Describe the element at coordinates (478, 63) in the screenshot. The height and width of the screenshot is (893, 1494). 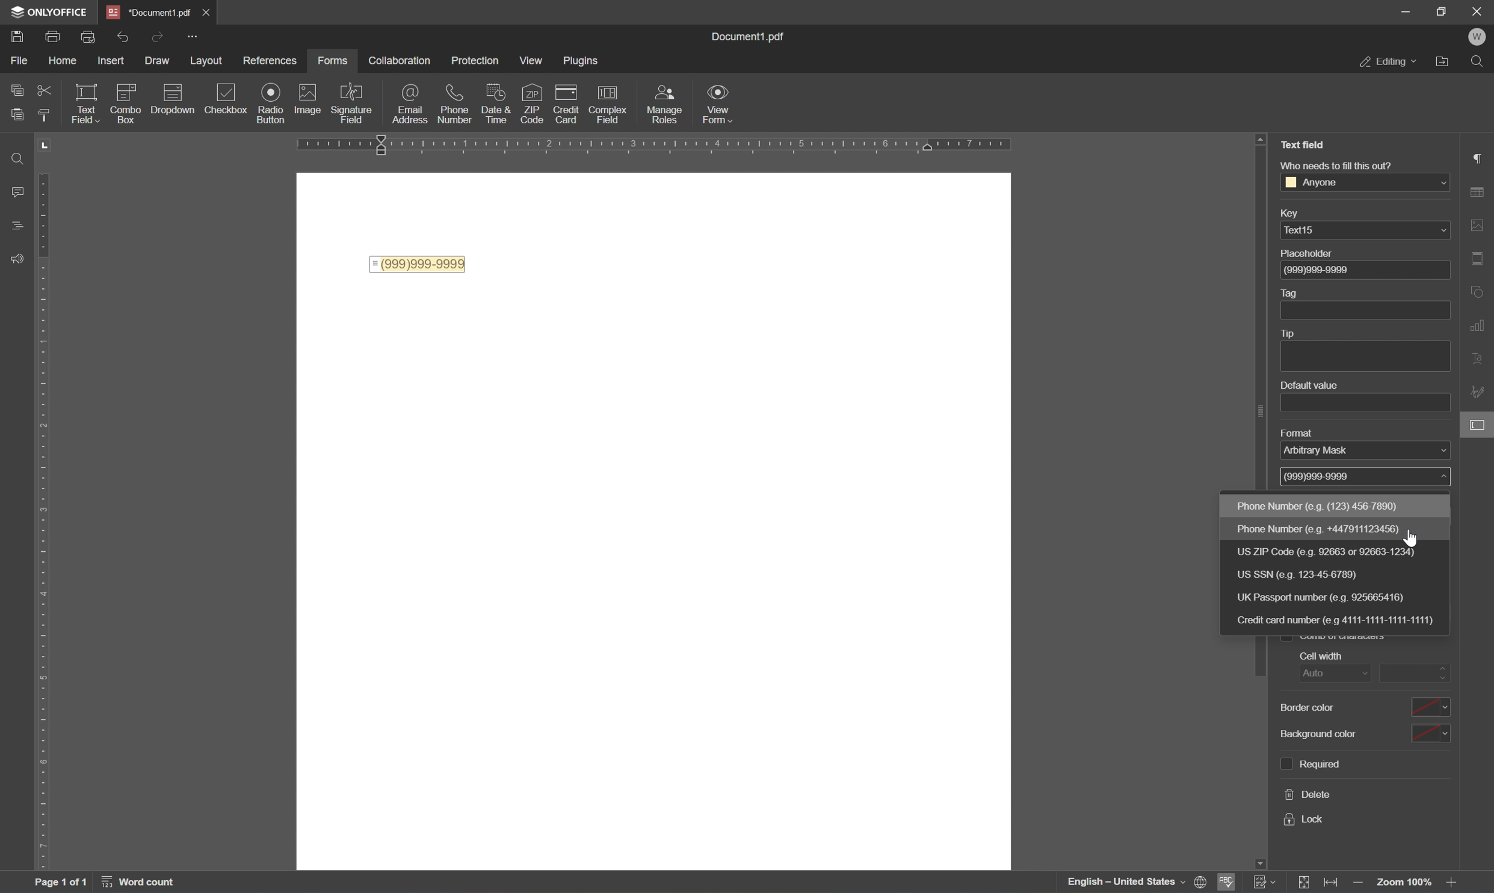
I see `protection` at that location.